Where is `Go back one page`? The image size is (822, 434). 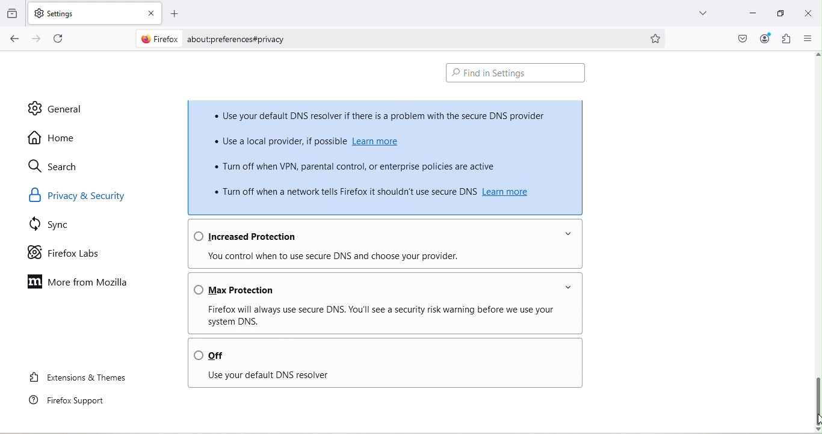 Go back one page is located at coordinates (13, 39).